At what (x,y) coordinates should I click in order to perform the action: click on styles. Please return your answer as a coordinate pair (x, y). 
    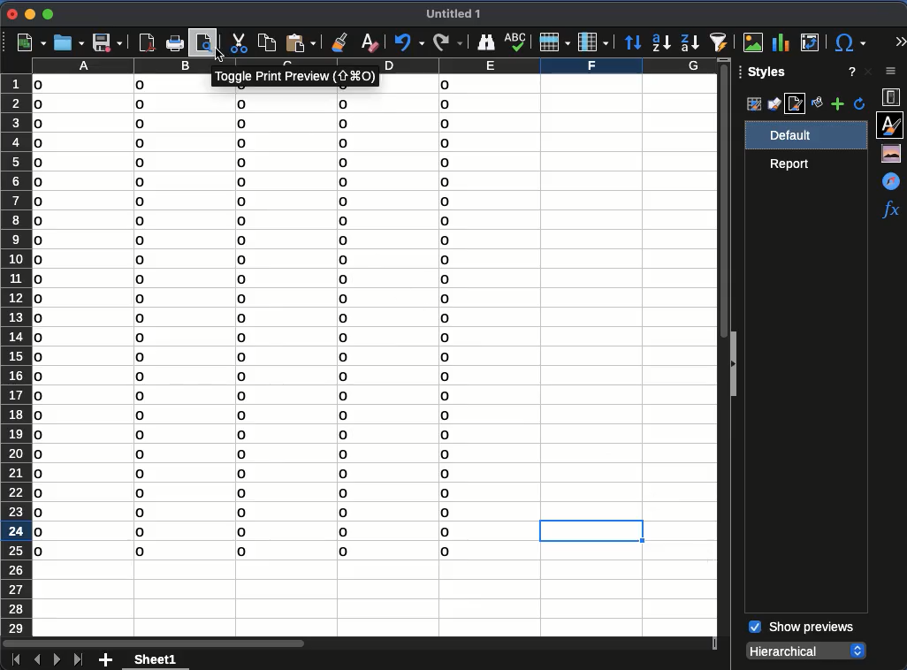
    Looking at the image, I should click on (892, 124).